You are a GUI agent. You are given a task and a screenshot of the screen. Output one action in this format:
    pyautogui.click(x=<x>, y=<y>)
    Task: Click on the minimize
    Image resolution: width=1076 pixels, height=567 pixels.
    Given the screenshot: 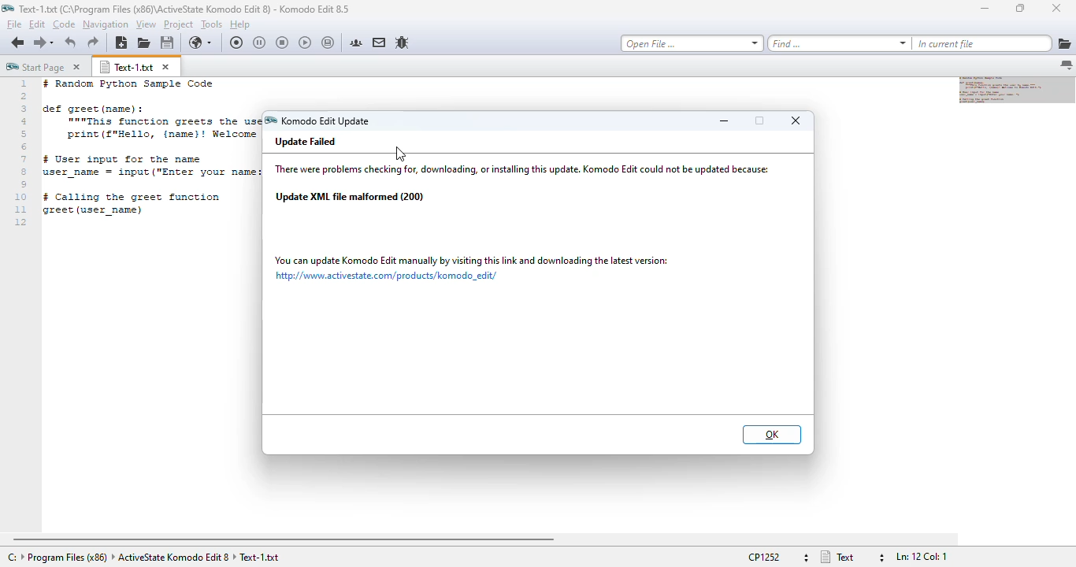 What is the action you would take?
    pyautogui.click(x=984, y=9)
    